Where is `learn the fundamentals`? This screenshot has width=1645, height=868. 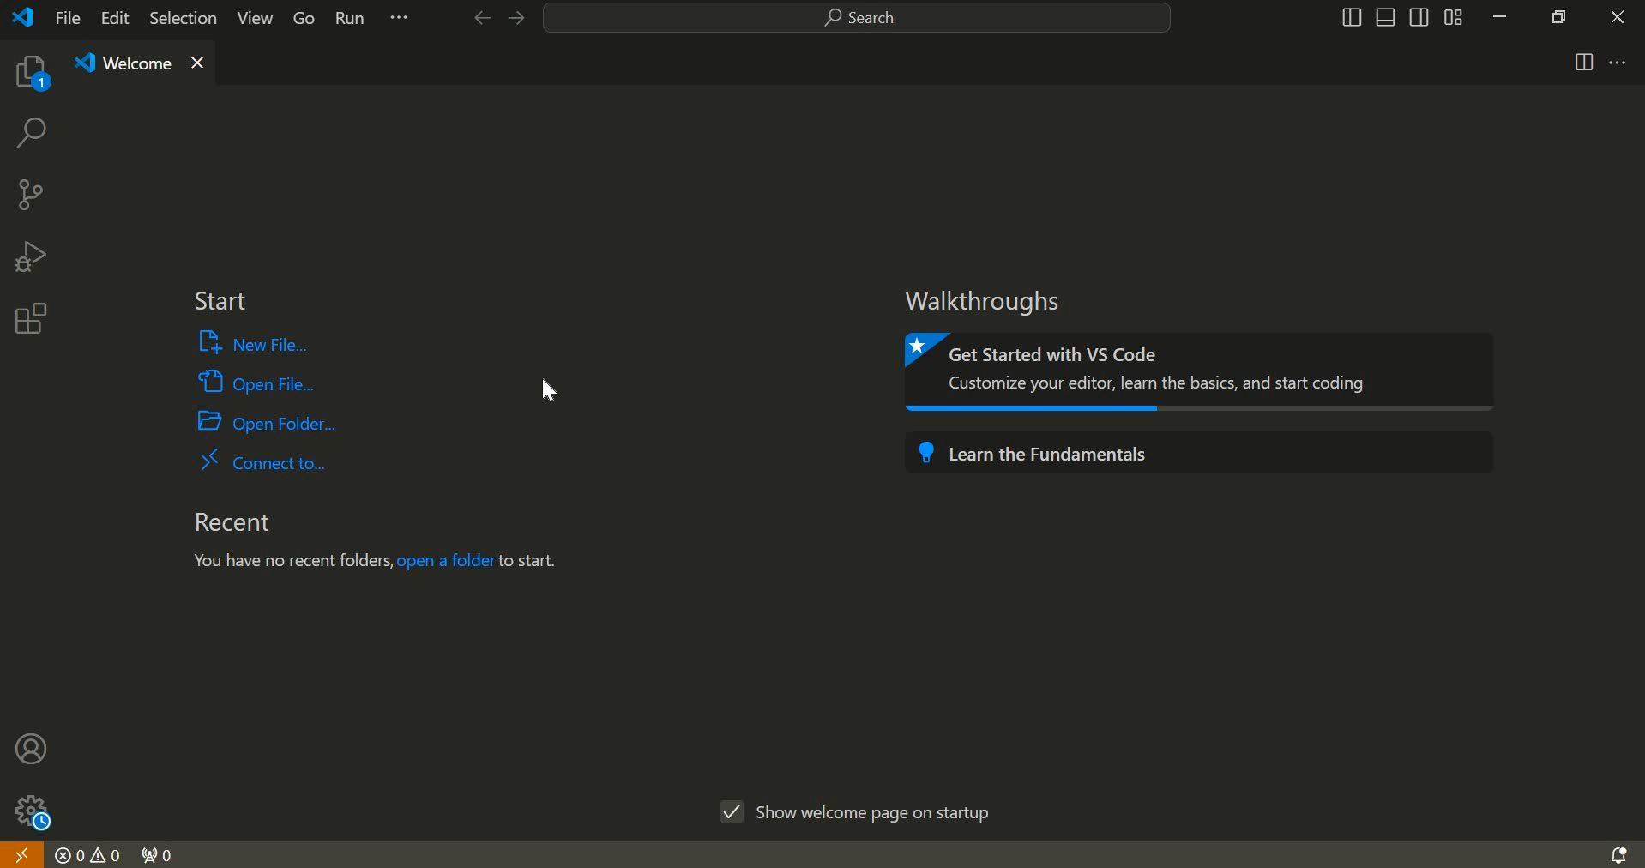 learn the fundamentals is located at coordinates (1197, 449).